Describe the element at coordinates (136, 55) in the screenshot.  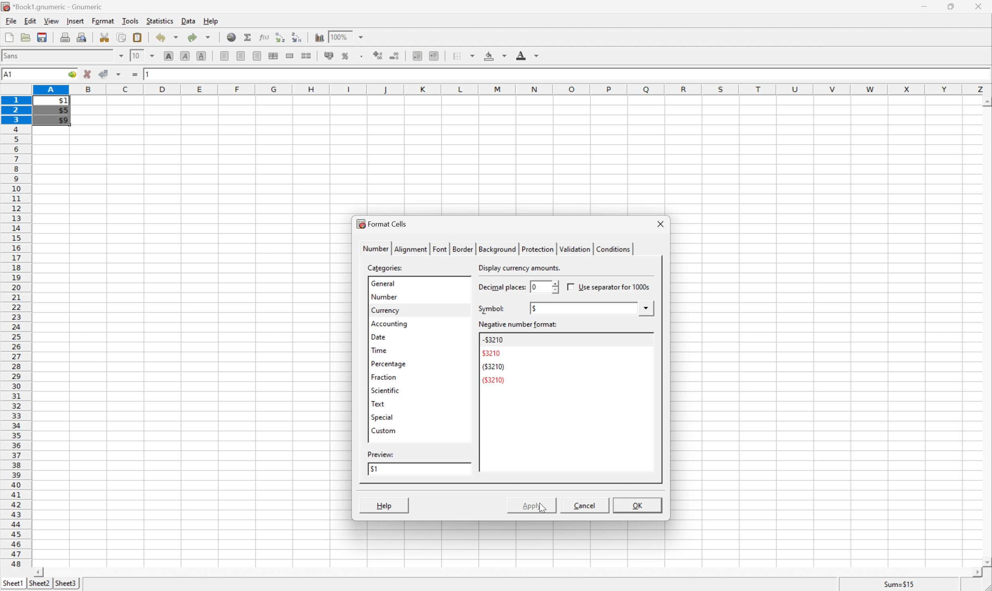
I see `10` at that location.